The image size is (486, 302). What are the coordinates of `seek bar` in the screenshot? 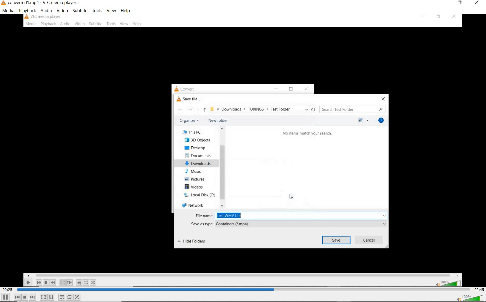 It's located at (244, 289).